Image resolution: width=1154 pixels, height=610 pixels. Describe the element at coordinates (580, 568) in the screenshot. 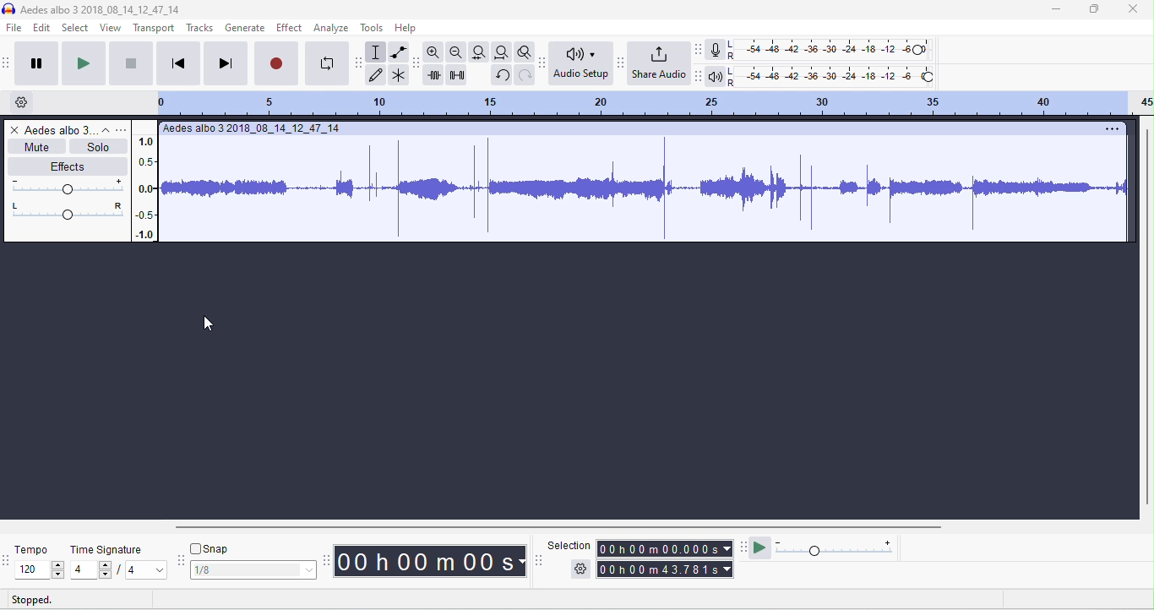

I see `selection options` at that location.